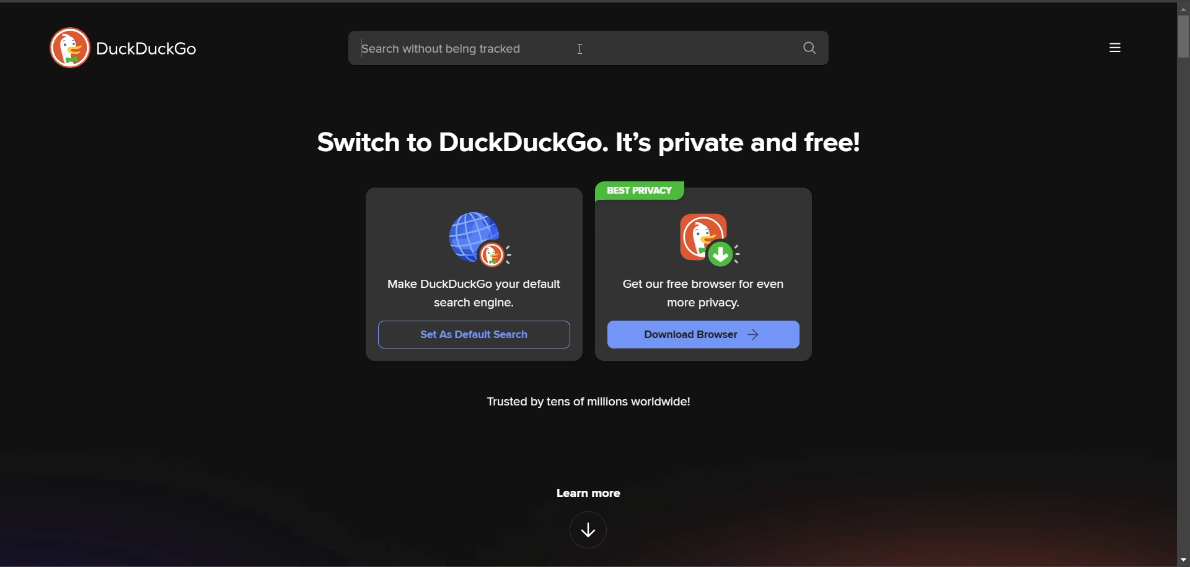  Describe the element at coordinates (154, 49) in the screenshot. I see `duckduckgo title` at that location.